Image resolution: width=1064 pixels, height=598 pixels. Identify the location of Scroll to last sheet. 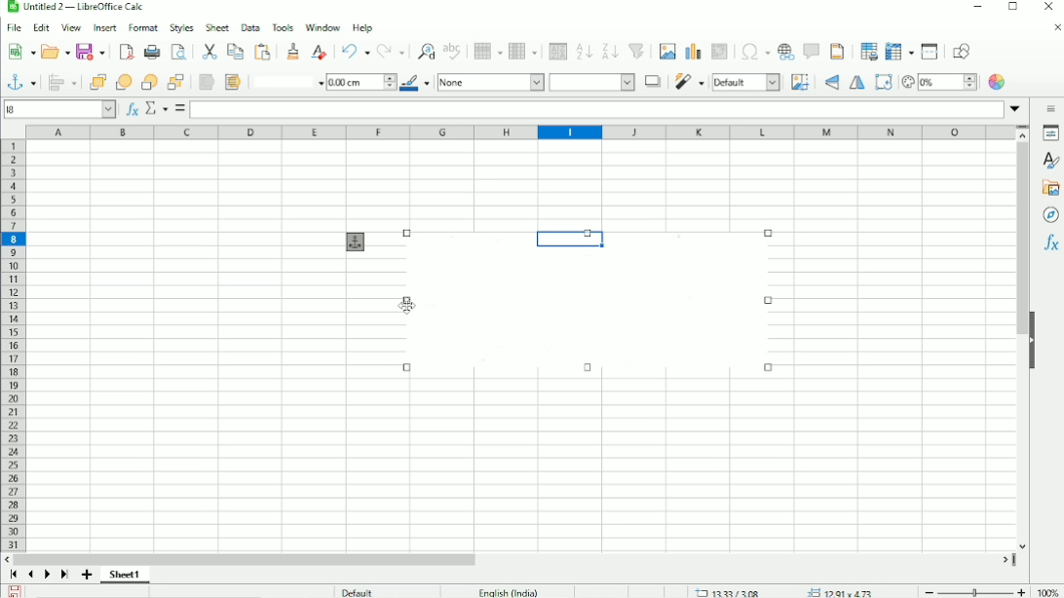
(64, 576).